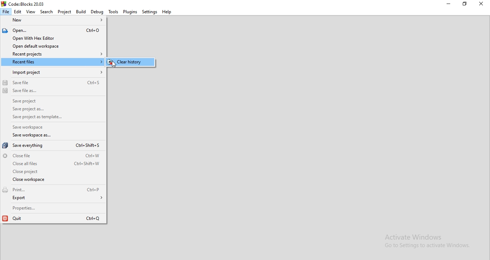 The width and height of the screenshot is (490, 260). I want to click on Close Project, so click(51, 172).